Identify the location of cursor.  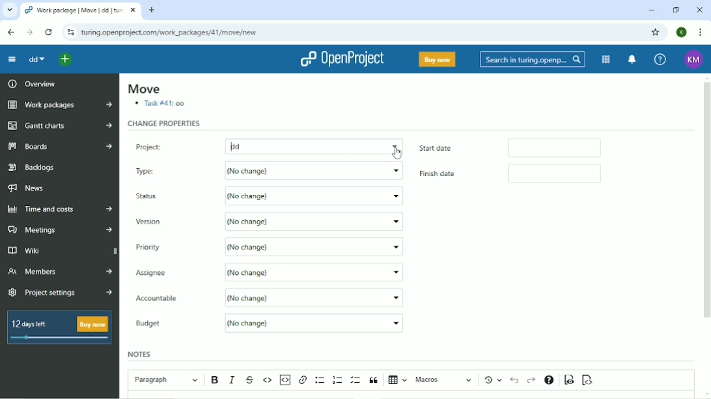
(398, 150).